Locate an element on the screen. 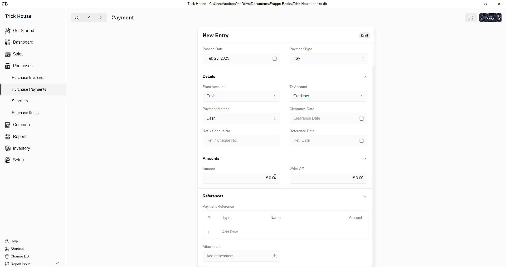  Payment Method is located at coordinates (227, 108).